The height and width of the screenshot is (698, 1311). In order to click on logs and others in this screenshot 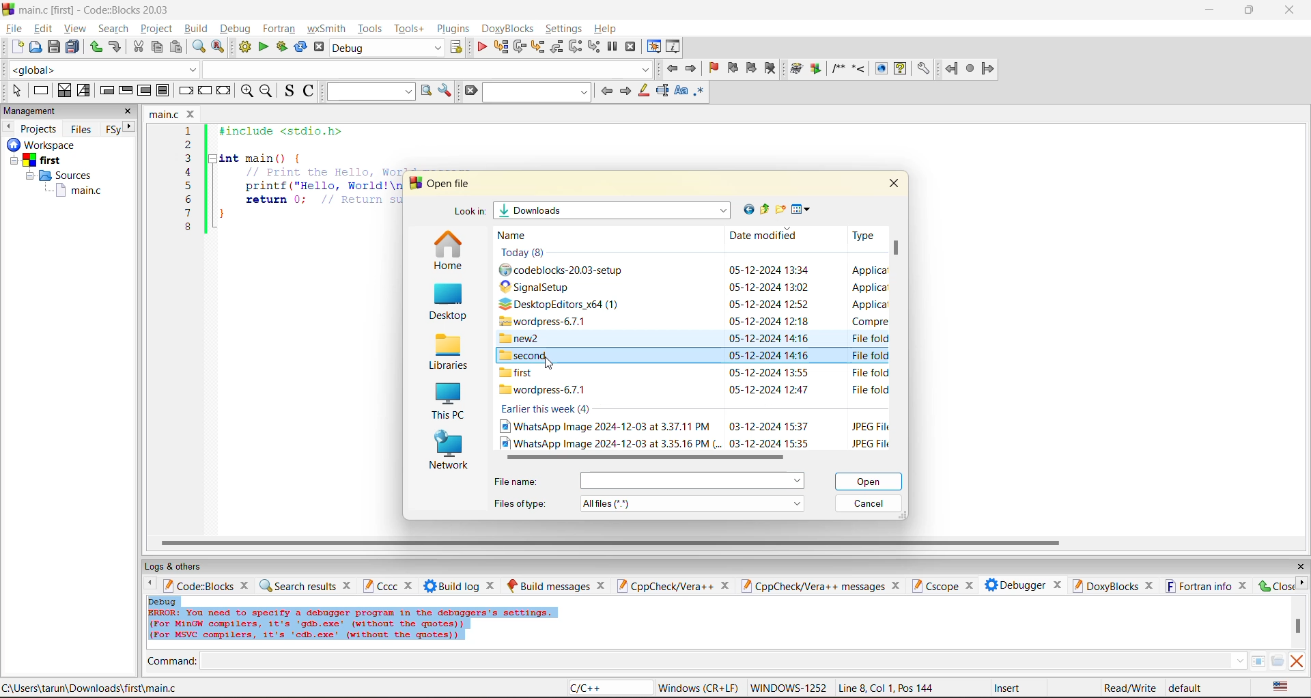, I will do `click(182, 566)`.